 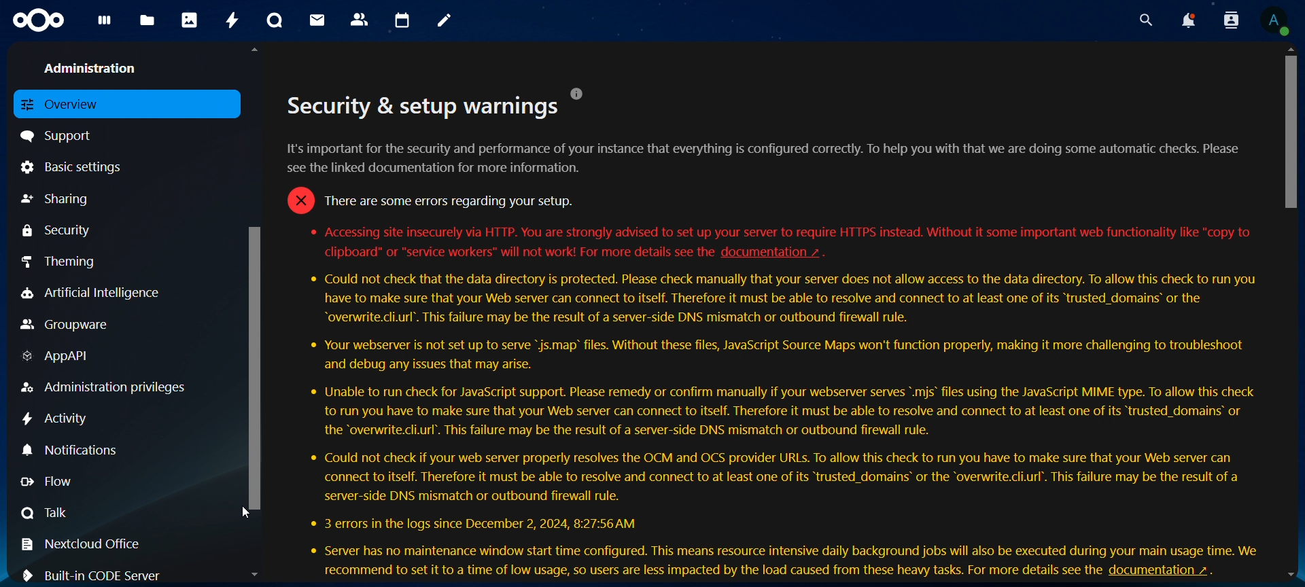 I want to click on security, so click(x=58, y=230).